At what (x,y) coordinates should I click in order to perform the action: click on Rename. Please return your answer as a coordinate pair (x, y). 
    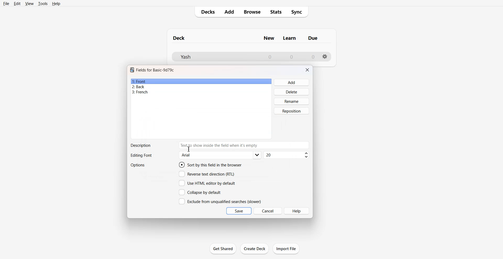
    Looking at the image, I should click on (292, 101).